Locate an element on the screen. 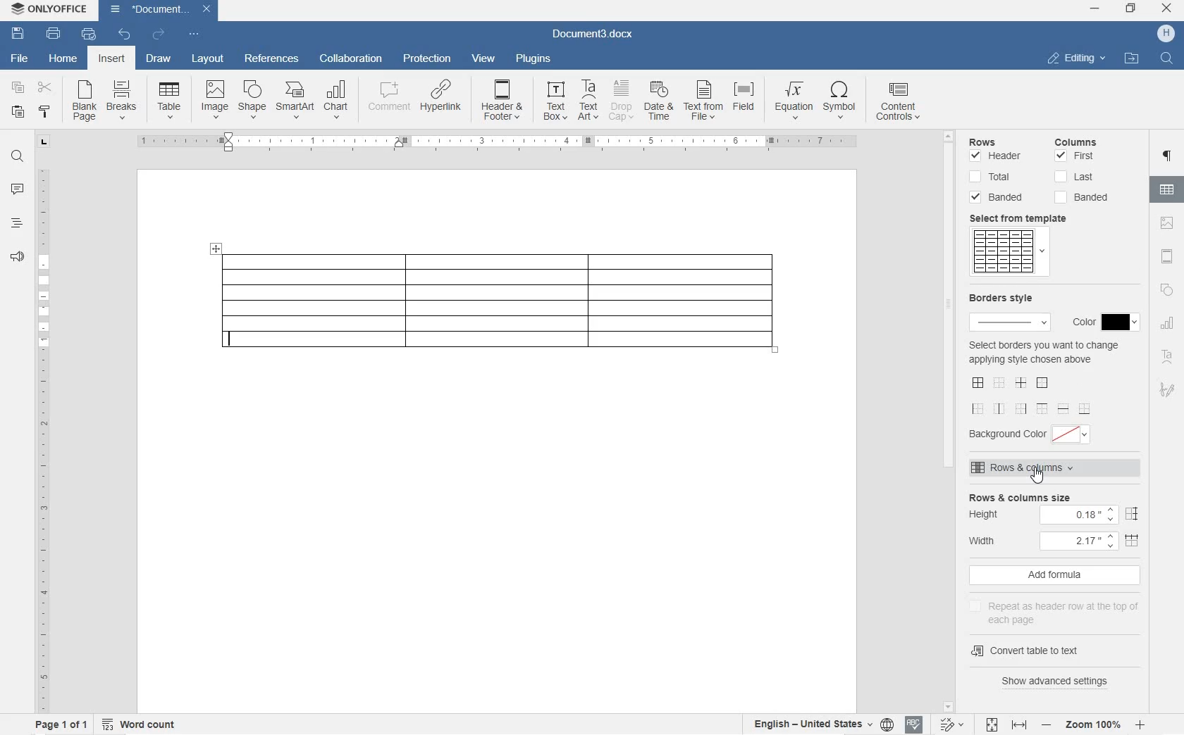 This screenshot has height=735, width=1184. FIND is located at coordinates (1165, 60).